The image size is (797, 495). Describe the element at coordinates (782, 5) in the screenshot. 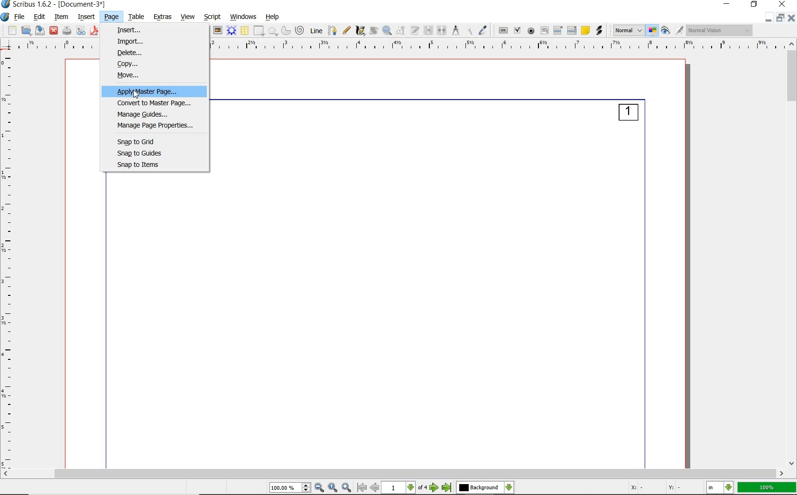

I see `close` at that location.